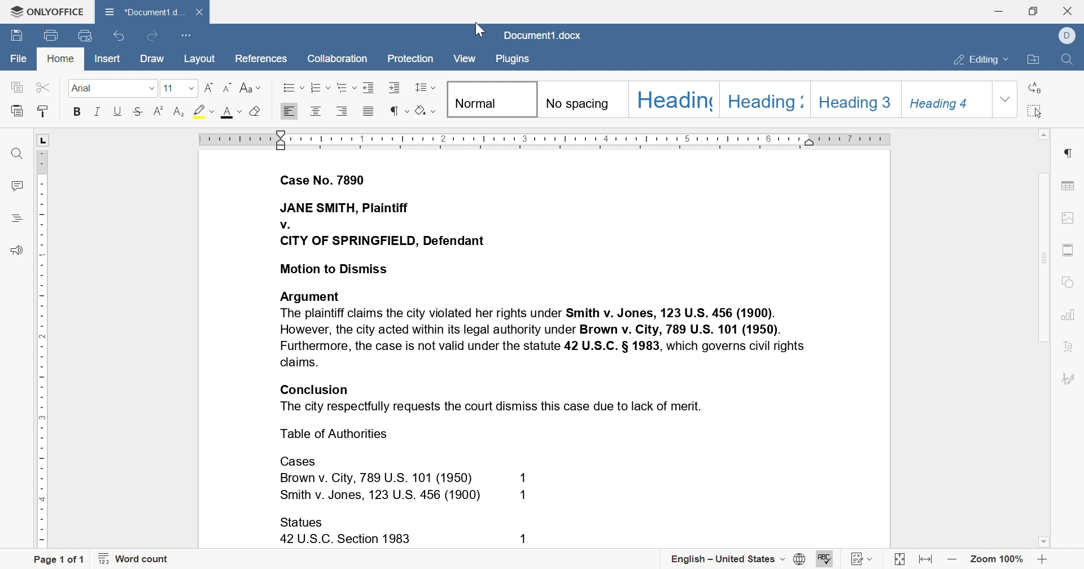 Image resolution: width=1084 pixels, height=569 pixels. Describe the element at coordinates (543, 35) in the screenshot. I see `Document1.docx` at that location.